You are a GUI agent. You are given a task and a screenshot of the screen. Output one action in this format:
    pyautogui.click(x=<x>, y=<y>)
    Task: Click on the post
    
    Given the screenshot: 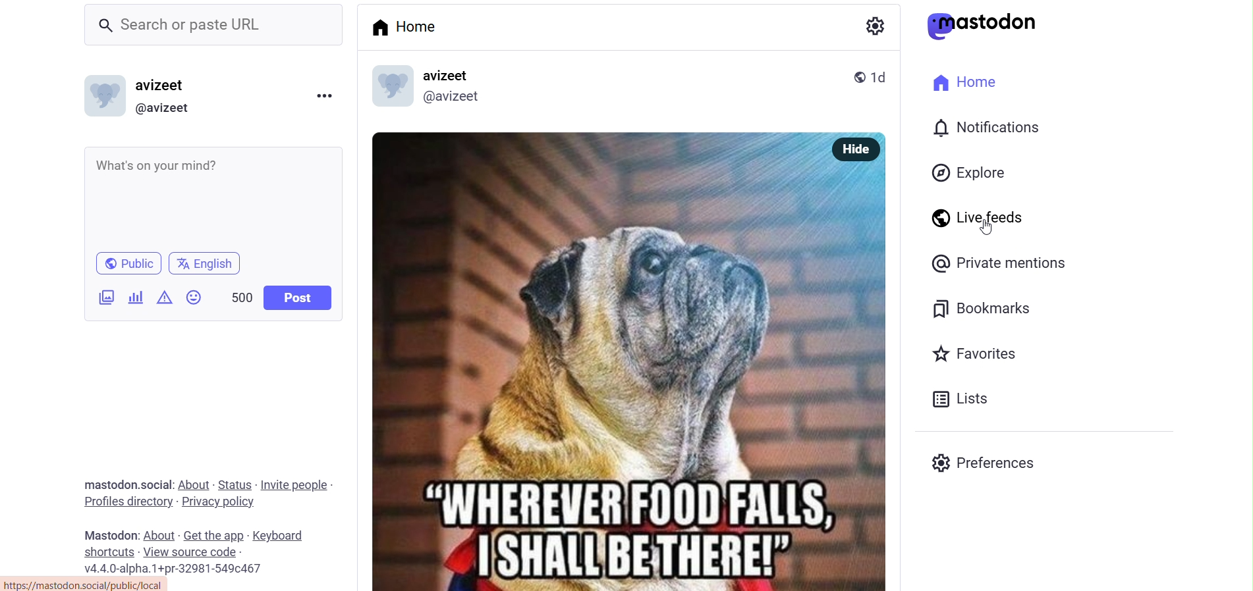 What is the action you would take?
    pyautogui.click(x=602, y=360)
    